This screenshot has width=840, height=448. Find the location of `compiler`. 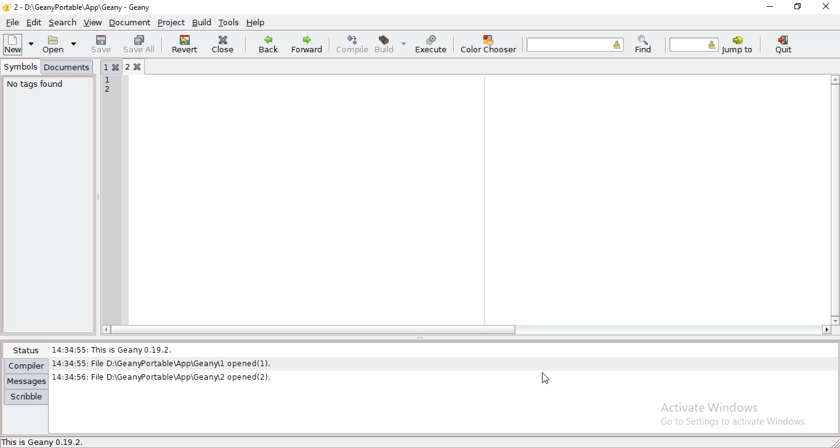

compiler is located at coordinates (25, 366).